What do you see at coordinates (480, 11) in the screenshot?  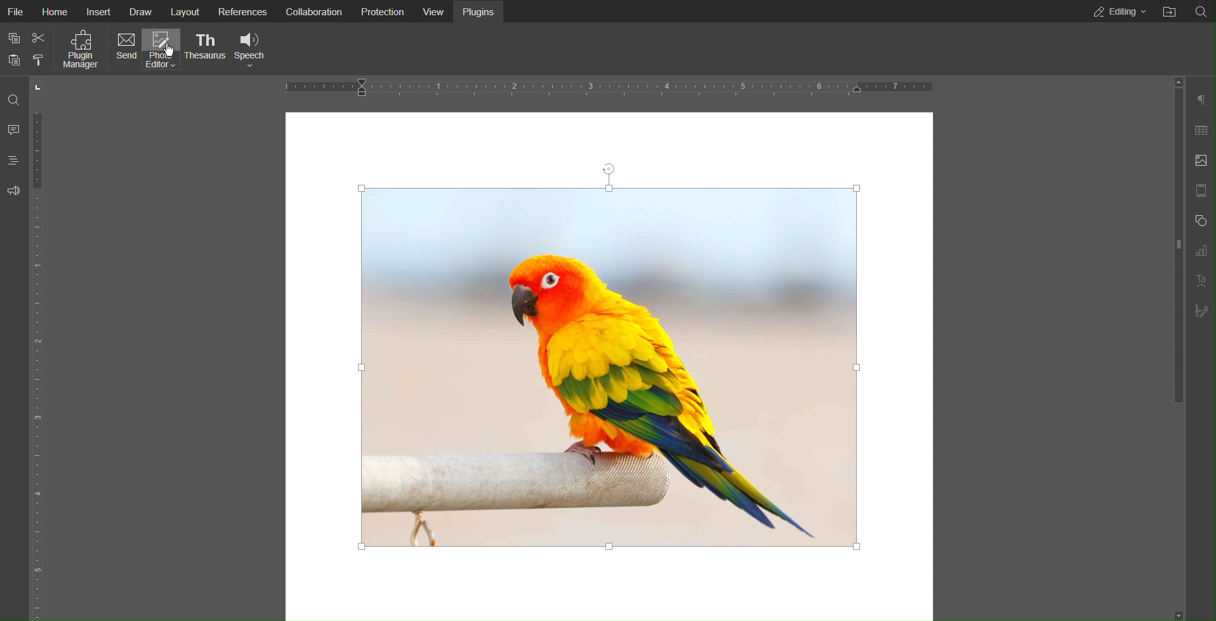 I see `Plugins` at bounding box center [480, 11].